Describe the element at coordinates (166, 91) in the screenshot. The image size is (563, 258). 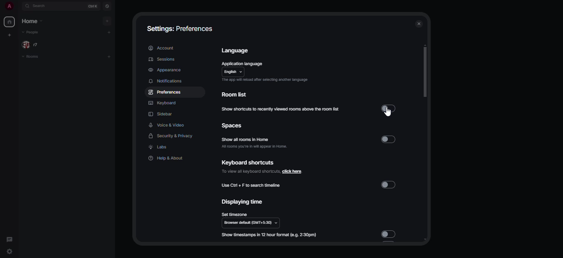
I see `preferences` at that location.